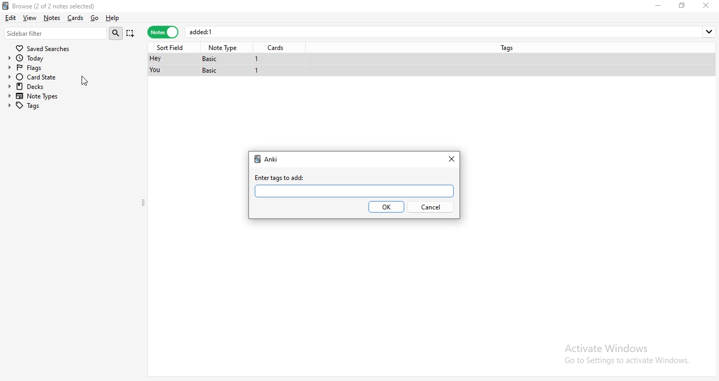 The height and width of the screenshot is (381, 719). Describe the element at coordinates (69, 5) in the screenshot. I see `browse` at that location.